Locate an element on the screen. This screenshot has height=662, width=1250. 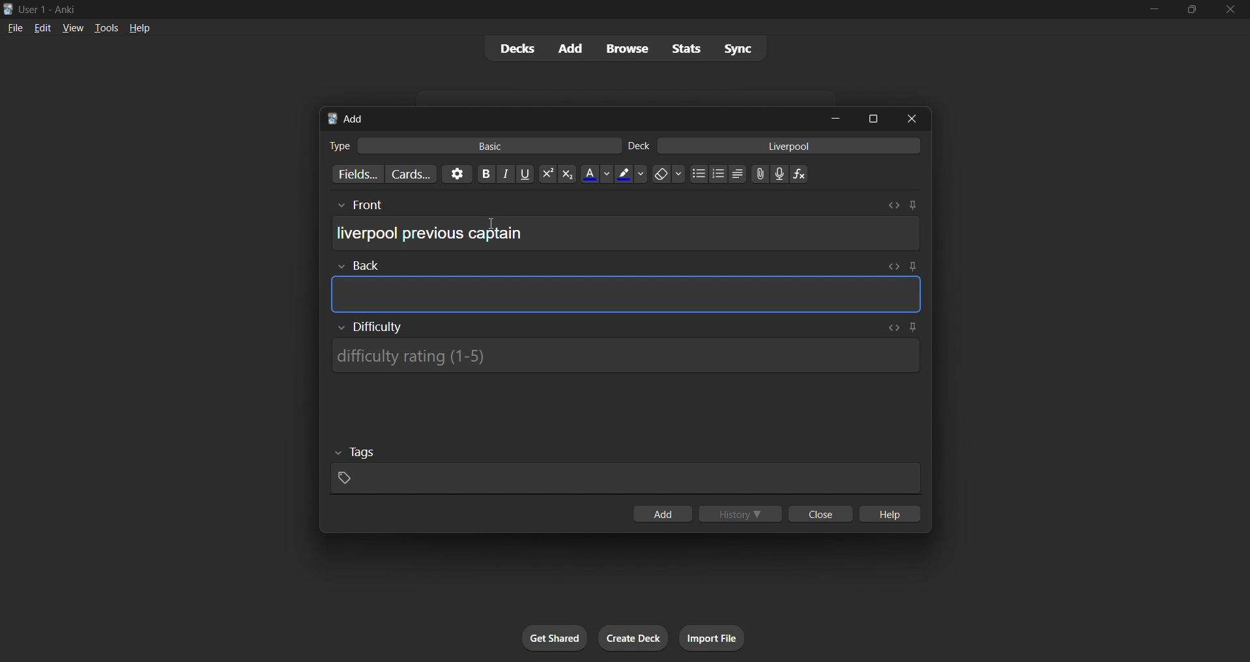
browse is located at coordinates (624, 48).